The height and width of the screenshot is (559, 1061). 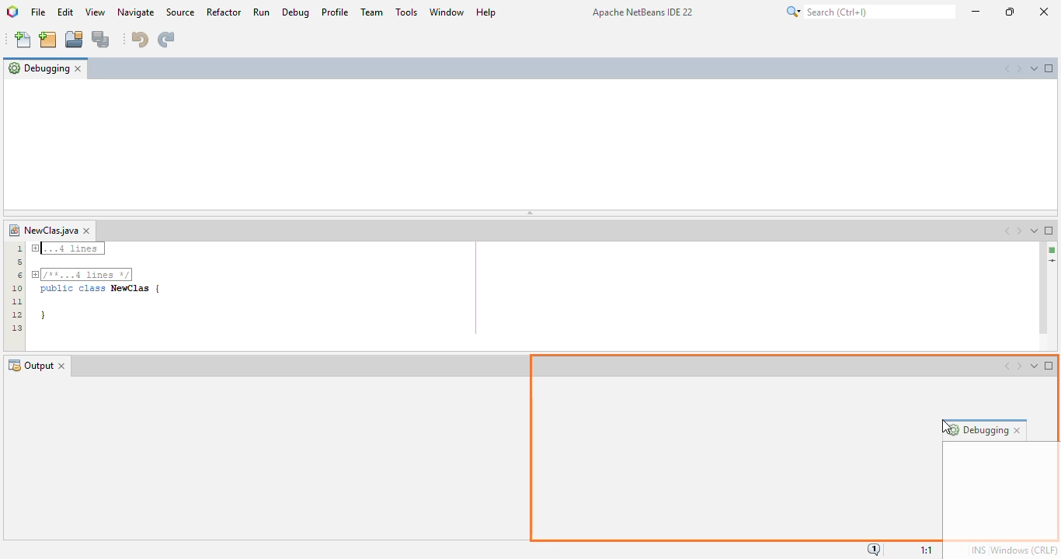 I want to click on scroll documents right, so click(x=1019, y=231).